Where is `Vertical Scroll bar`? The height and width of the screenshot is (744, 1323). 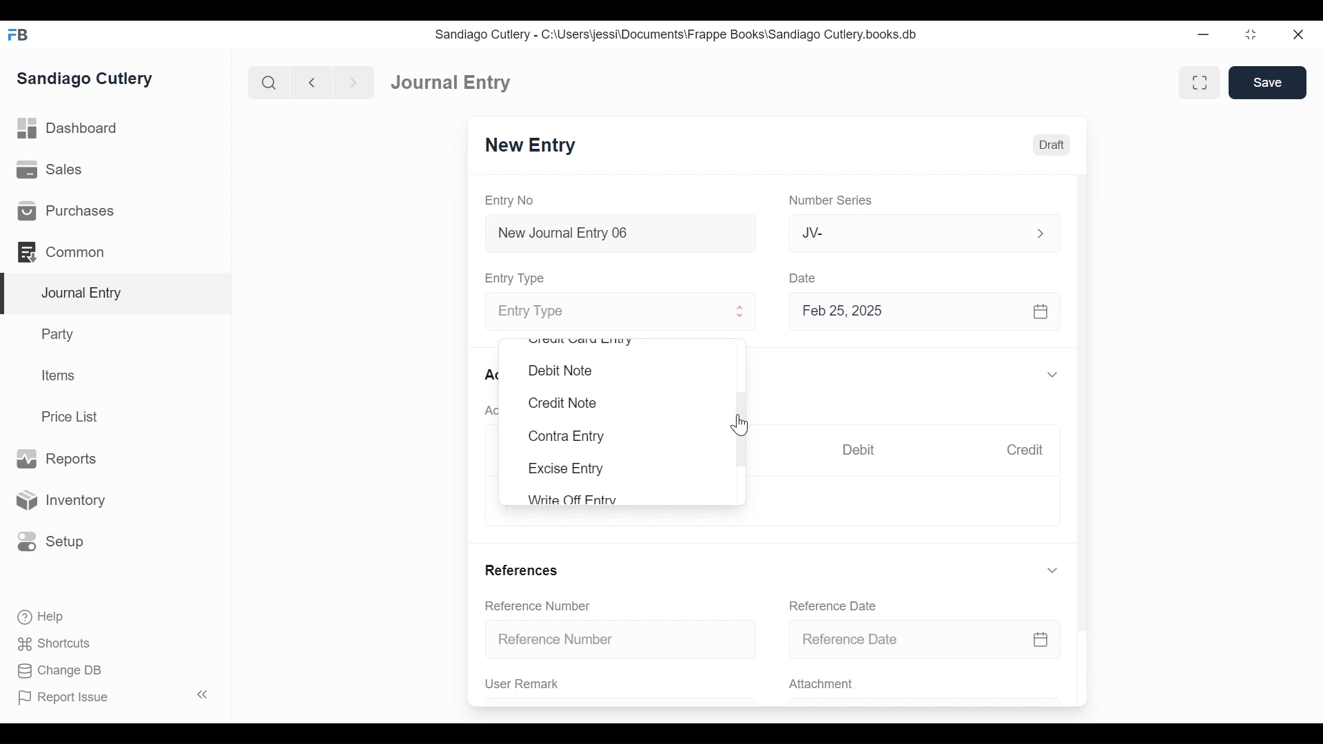
Vertical Scroll bar is located at coordinates (741, 430).